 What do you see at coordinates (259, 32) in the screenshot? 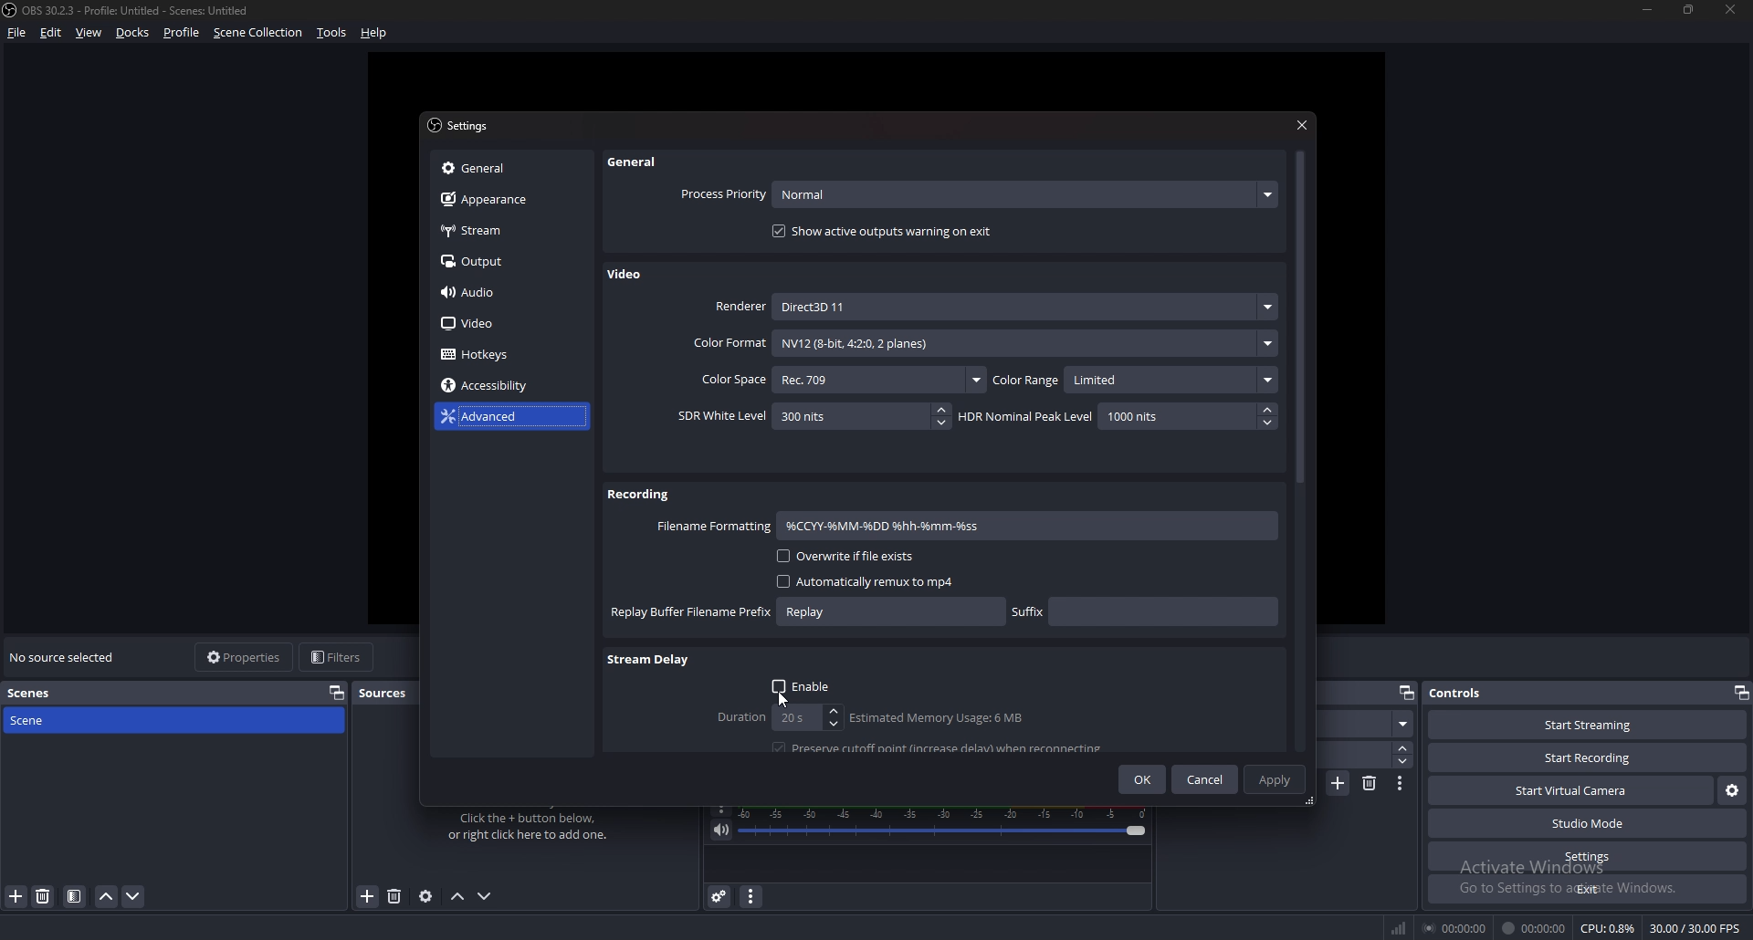
I see `scene collection` at bounding box center [259, 32].